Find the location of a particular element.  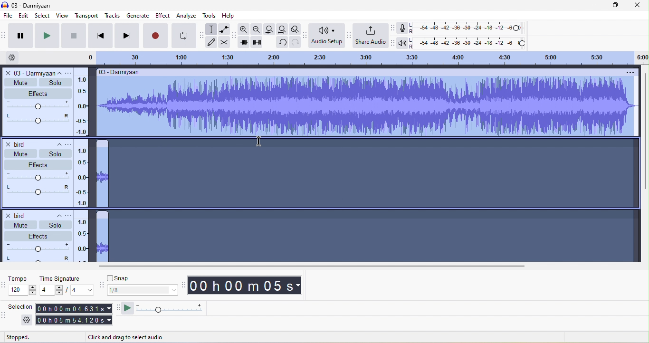

Align selected tracks by their start times appear is located at coordinates (364, 169).